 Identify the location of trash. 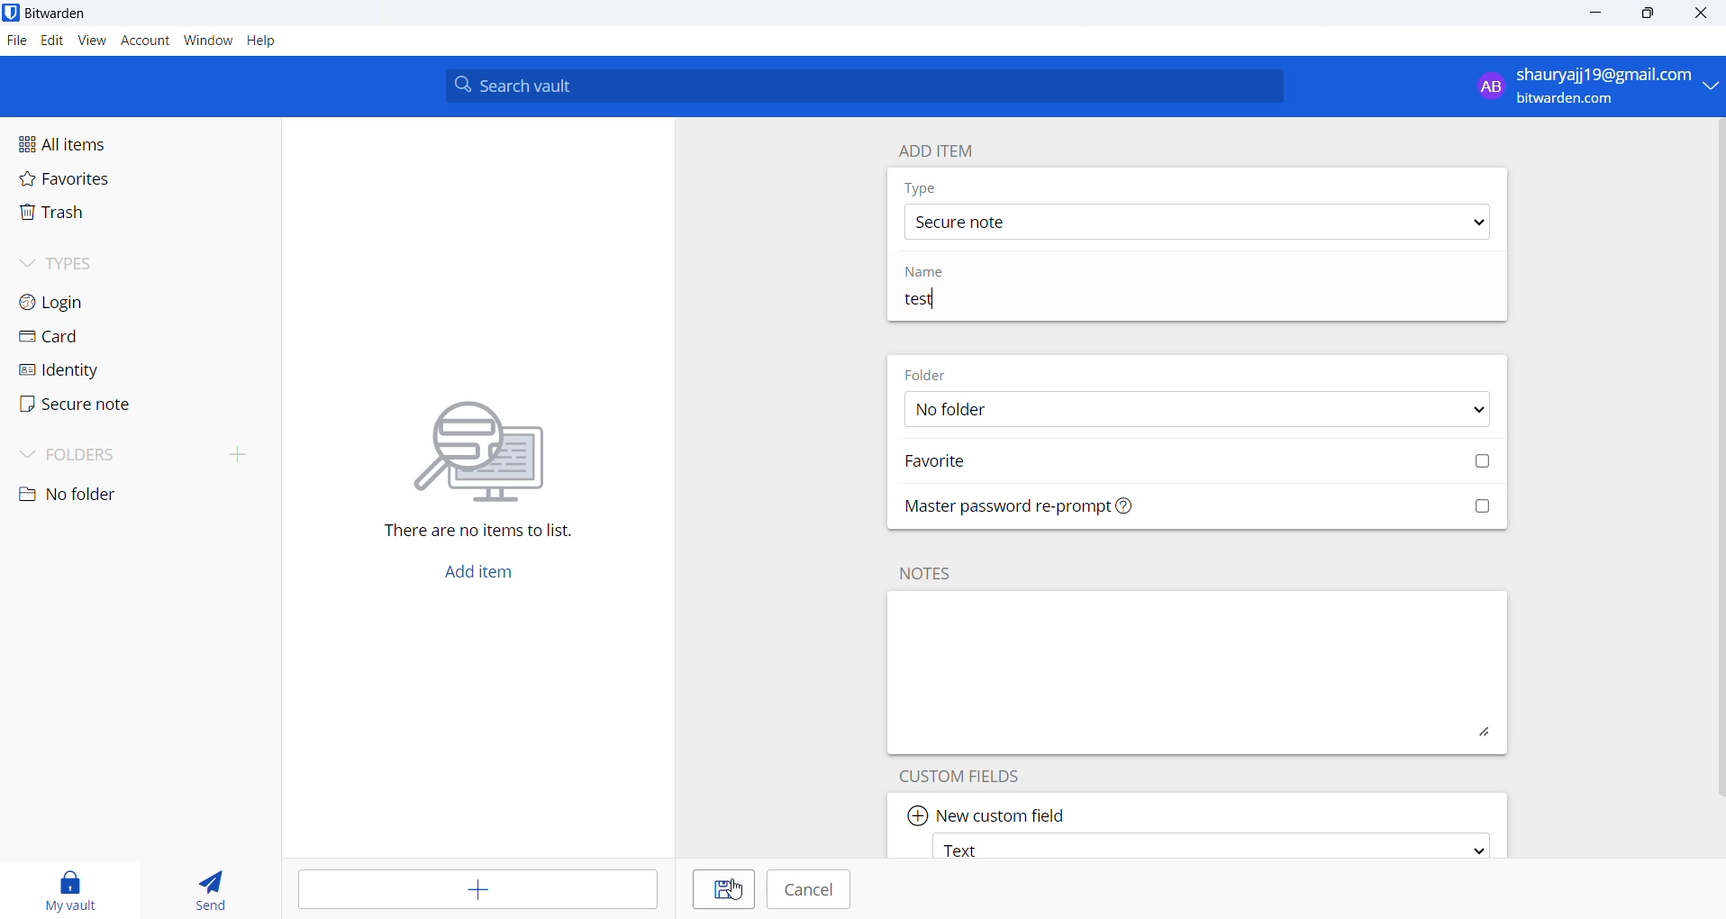
(104, 214).